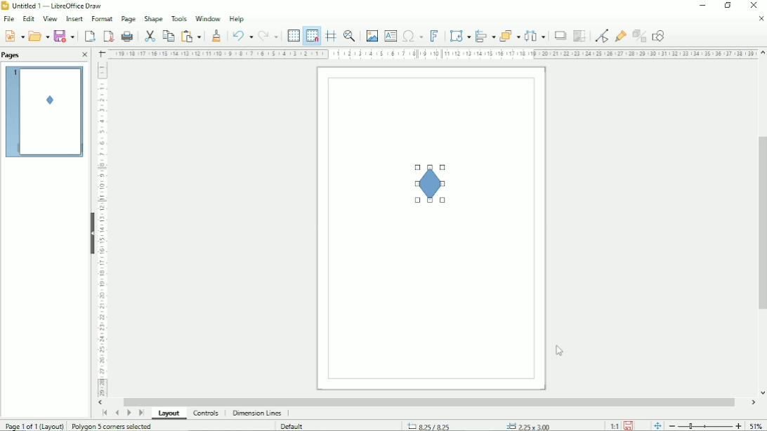 The width and height of the screenshot is (767, 431). What do you see at coordinates (168, 413) in the screenshot?
I see `Layout` at bounding box center [168, 413].